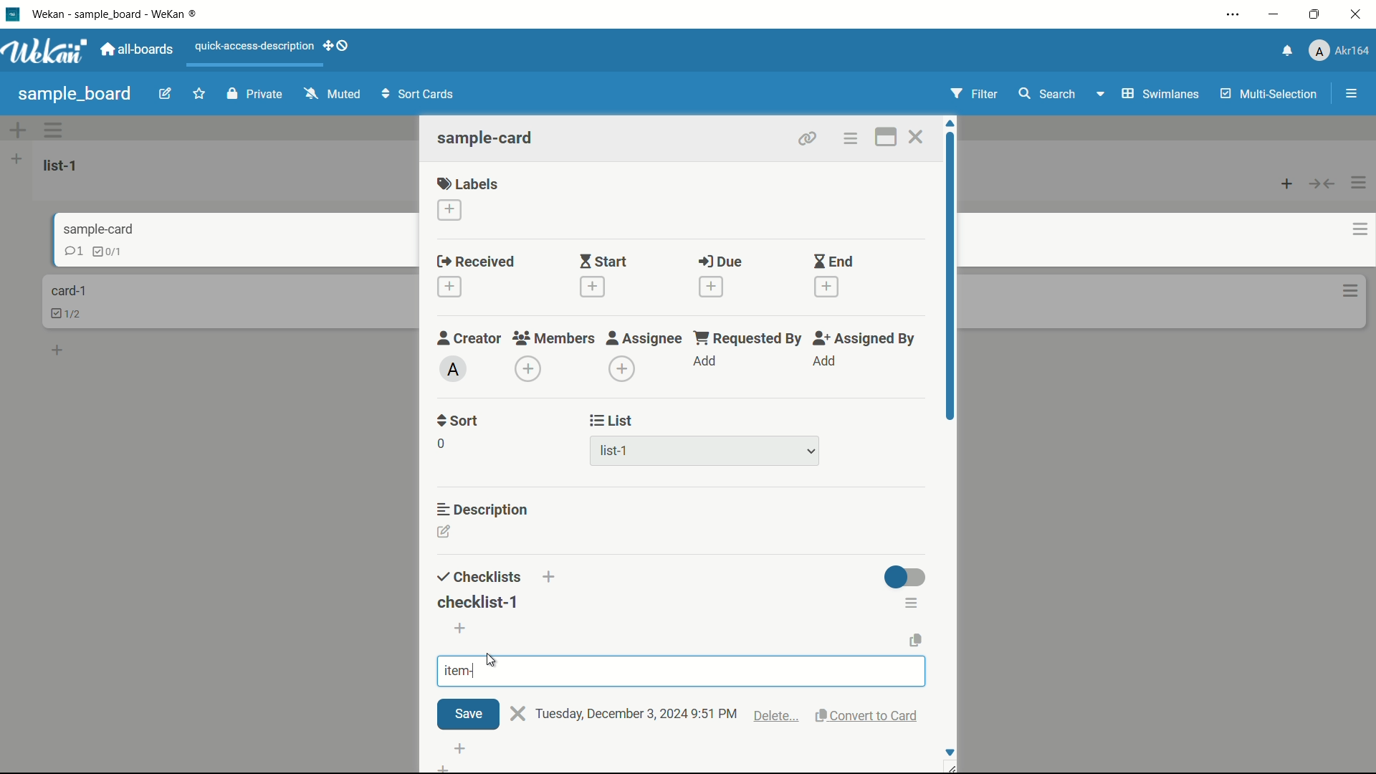  What do you see at coordinates (62, 353) in the screenshot?
I see `add` at bounding box center [62, 353].